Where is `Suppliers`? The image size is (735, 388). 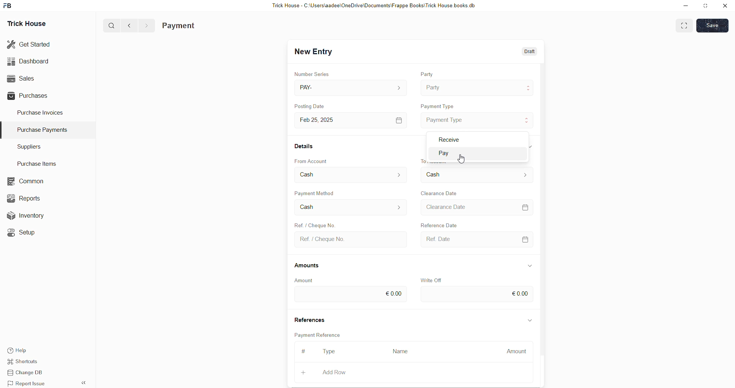
Suppliers is located at coordinates (26, 146).